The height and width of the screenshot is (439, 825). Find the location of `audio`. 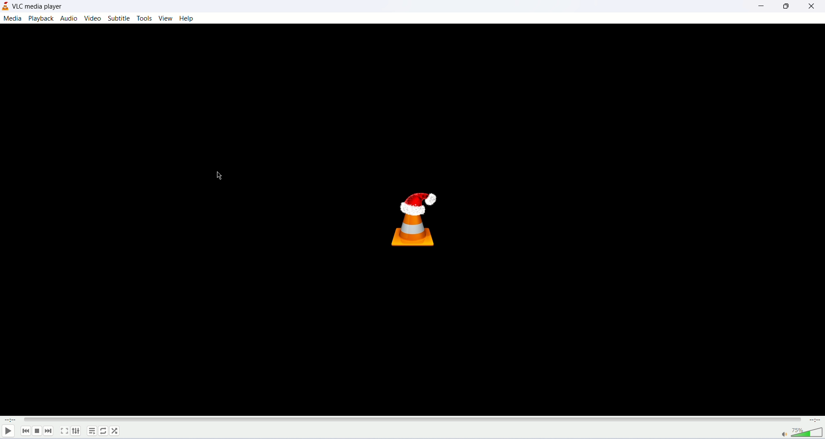

audio is located at coordinates (69, 18).